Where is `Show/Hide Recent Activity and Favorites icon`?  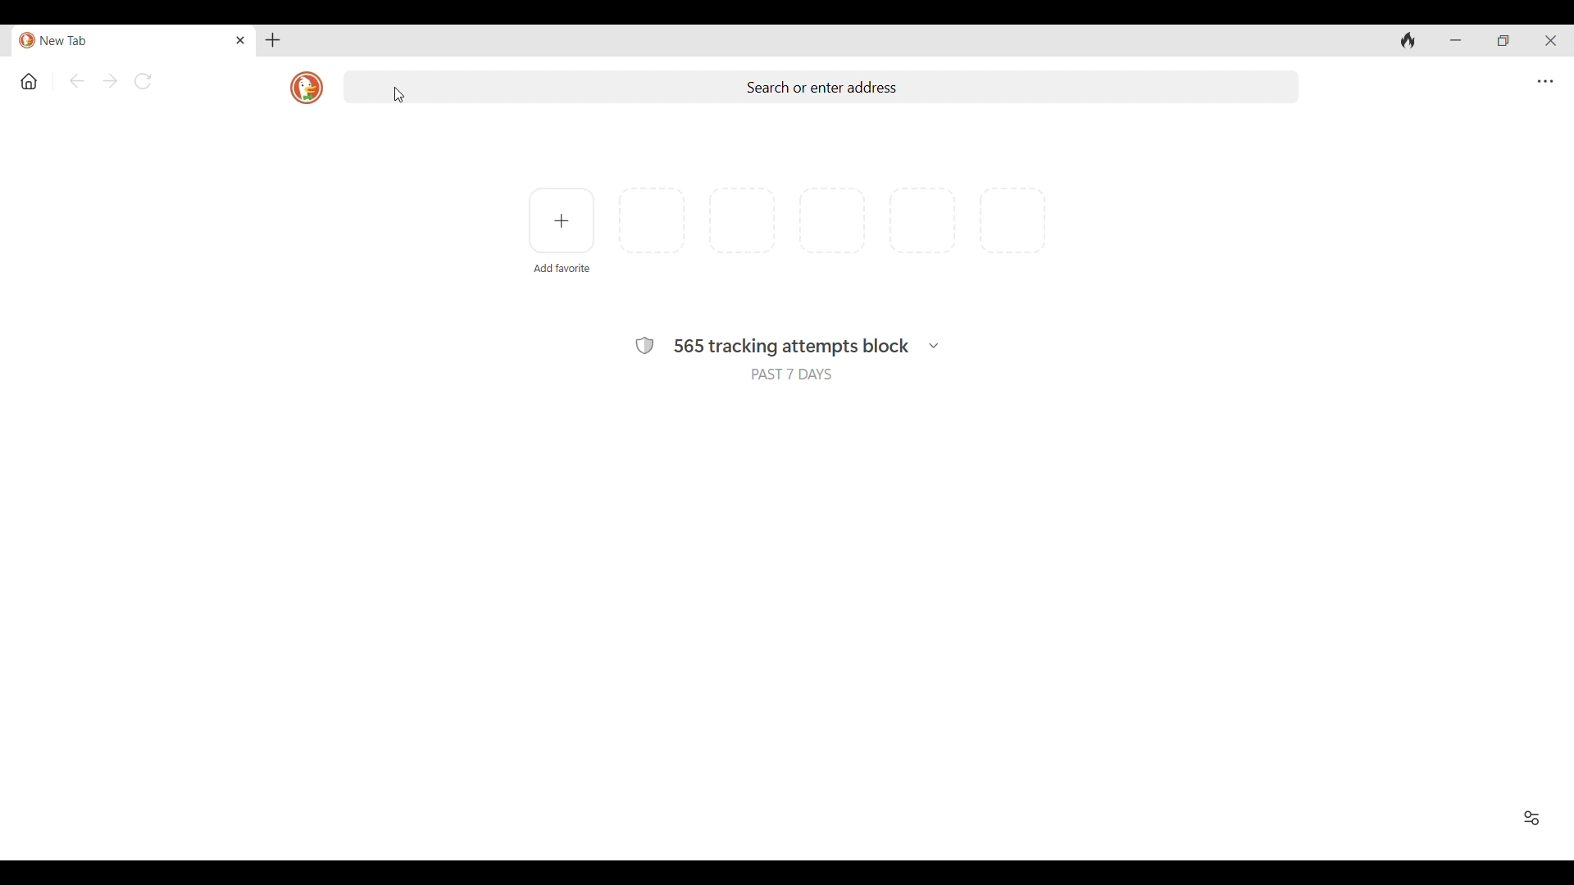 Show/Hide Recent Activity and Favorites icon is located at coordinates (1531, 819).